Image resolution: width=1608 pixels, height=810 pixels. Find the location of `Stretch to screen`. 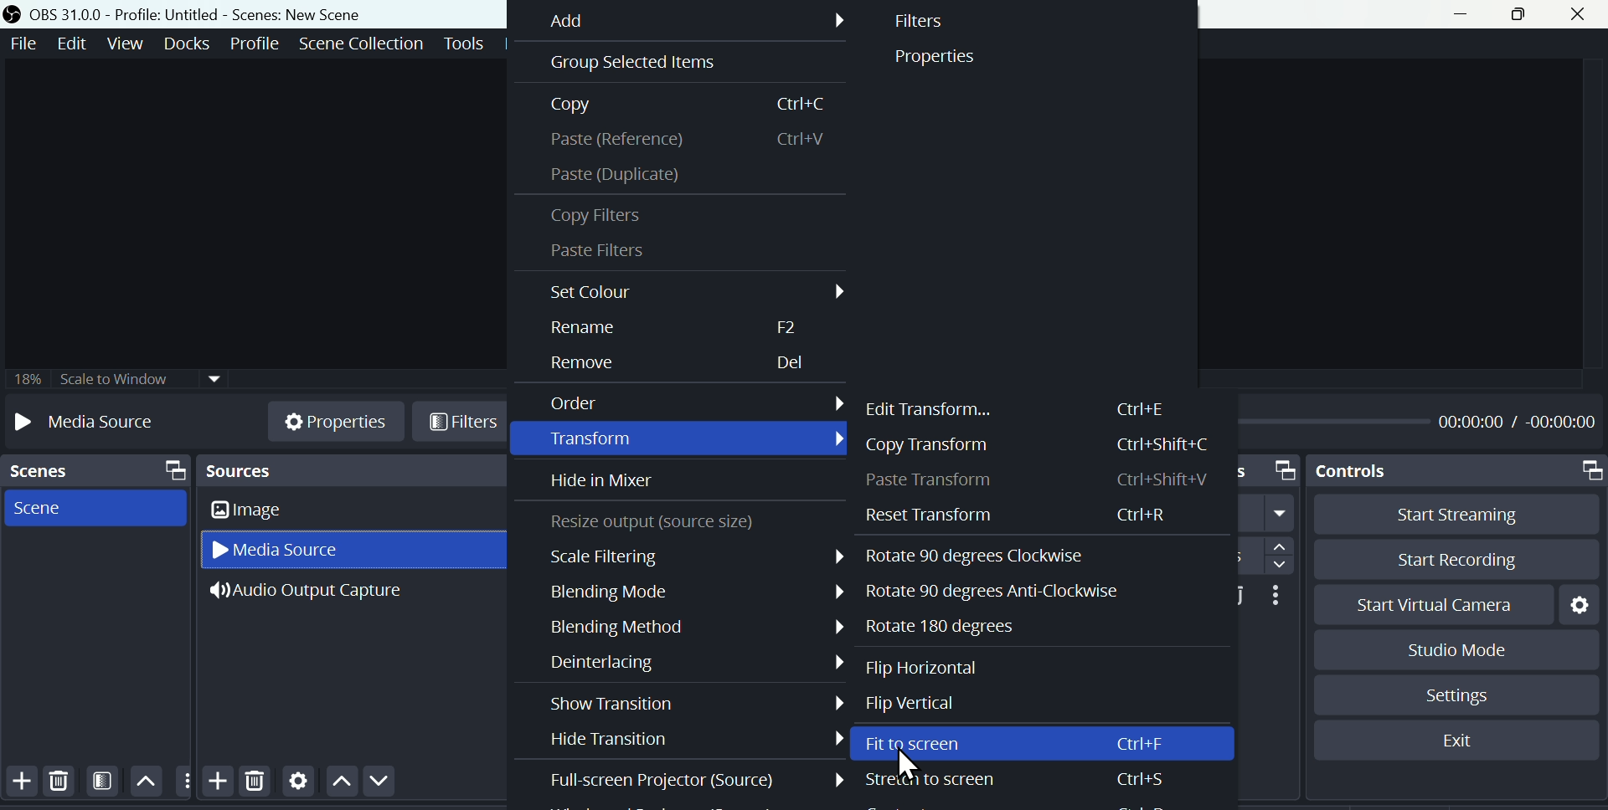

Stretch to screen is located at coordinates (932, 784).